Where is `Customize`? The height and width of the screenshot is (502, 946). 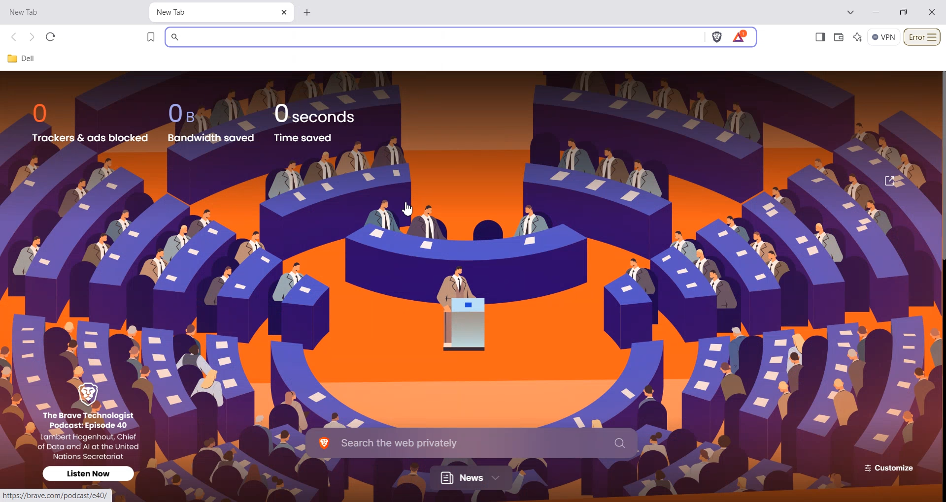
Customize is located at coordinates (886, 468).